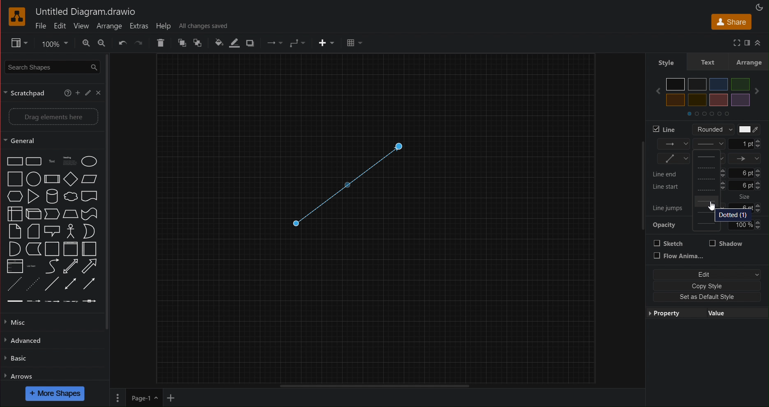 The width and height of the screenshot is (769, 407). I want to click on File, so click(41, 26).